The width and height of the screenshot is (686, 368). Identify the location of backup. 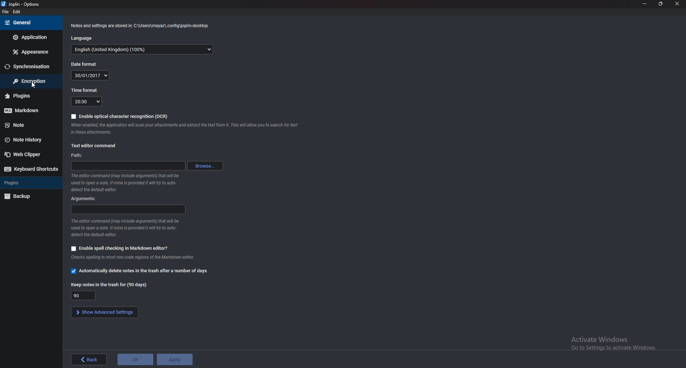
(30, 196).